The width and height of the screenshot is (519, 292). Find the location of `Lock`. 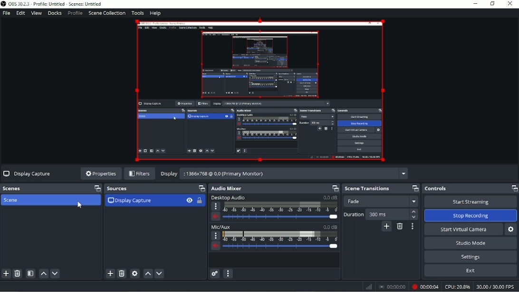

Lock is located at coordinates (201, 201).